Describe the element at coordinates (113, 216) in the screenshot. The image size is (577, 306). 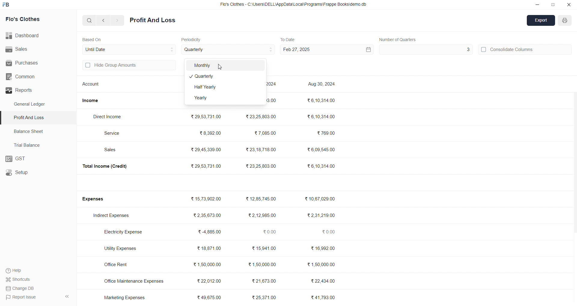
I see `Indirect Expenses` at that location.